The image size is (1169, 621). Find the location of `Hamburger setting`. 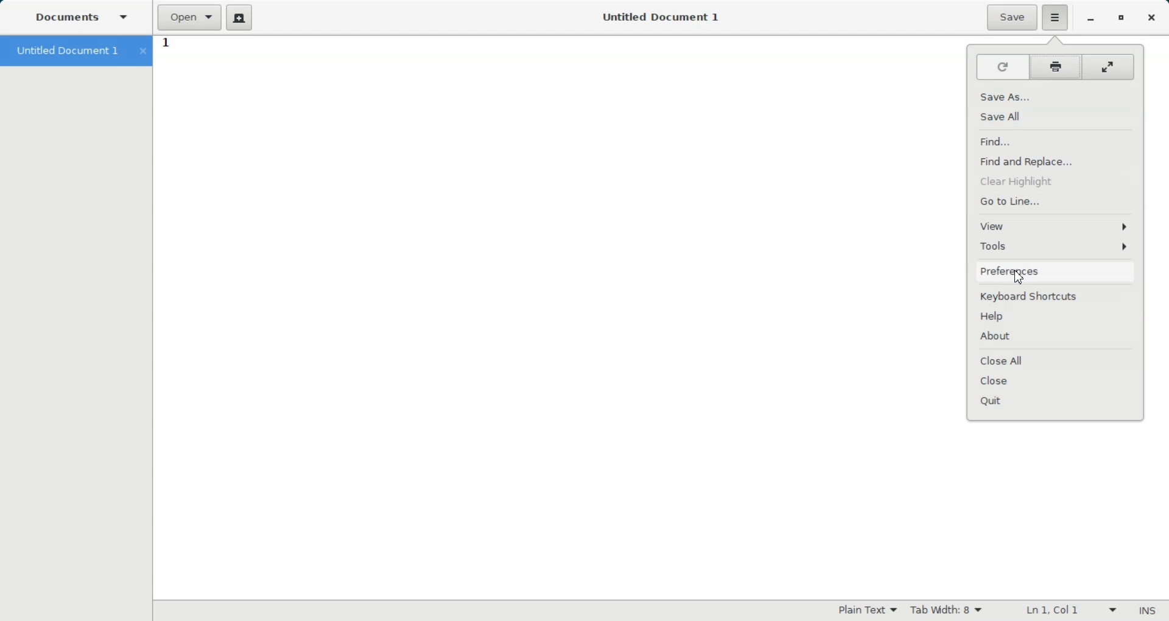

Hamburger setting is located at coordinates (1056, 18).